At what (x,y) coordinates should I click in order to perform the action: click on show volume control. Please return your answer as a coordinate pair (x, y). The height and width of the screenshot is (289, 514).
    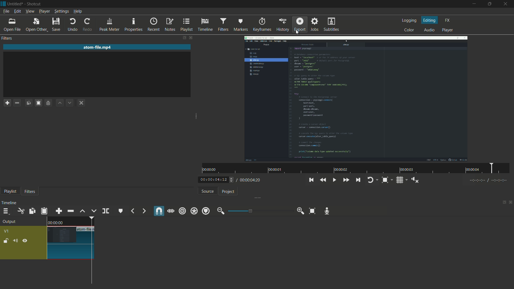
    Looking at the image, I should click on (415, 180).